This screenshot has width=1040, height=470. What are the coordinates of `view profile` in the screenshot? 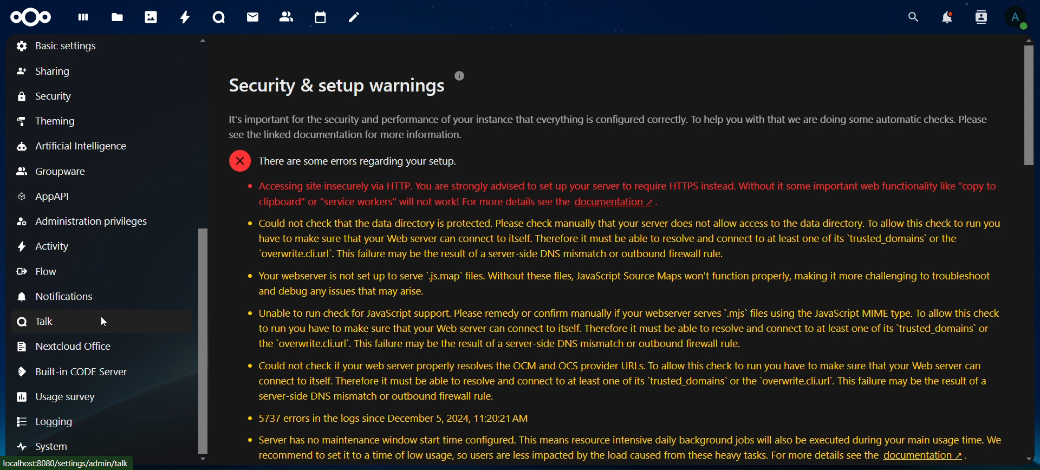 It's located at (1018, 16).